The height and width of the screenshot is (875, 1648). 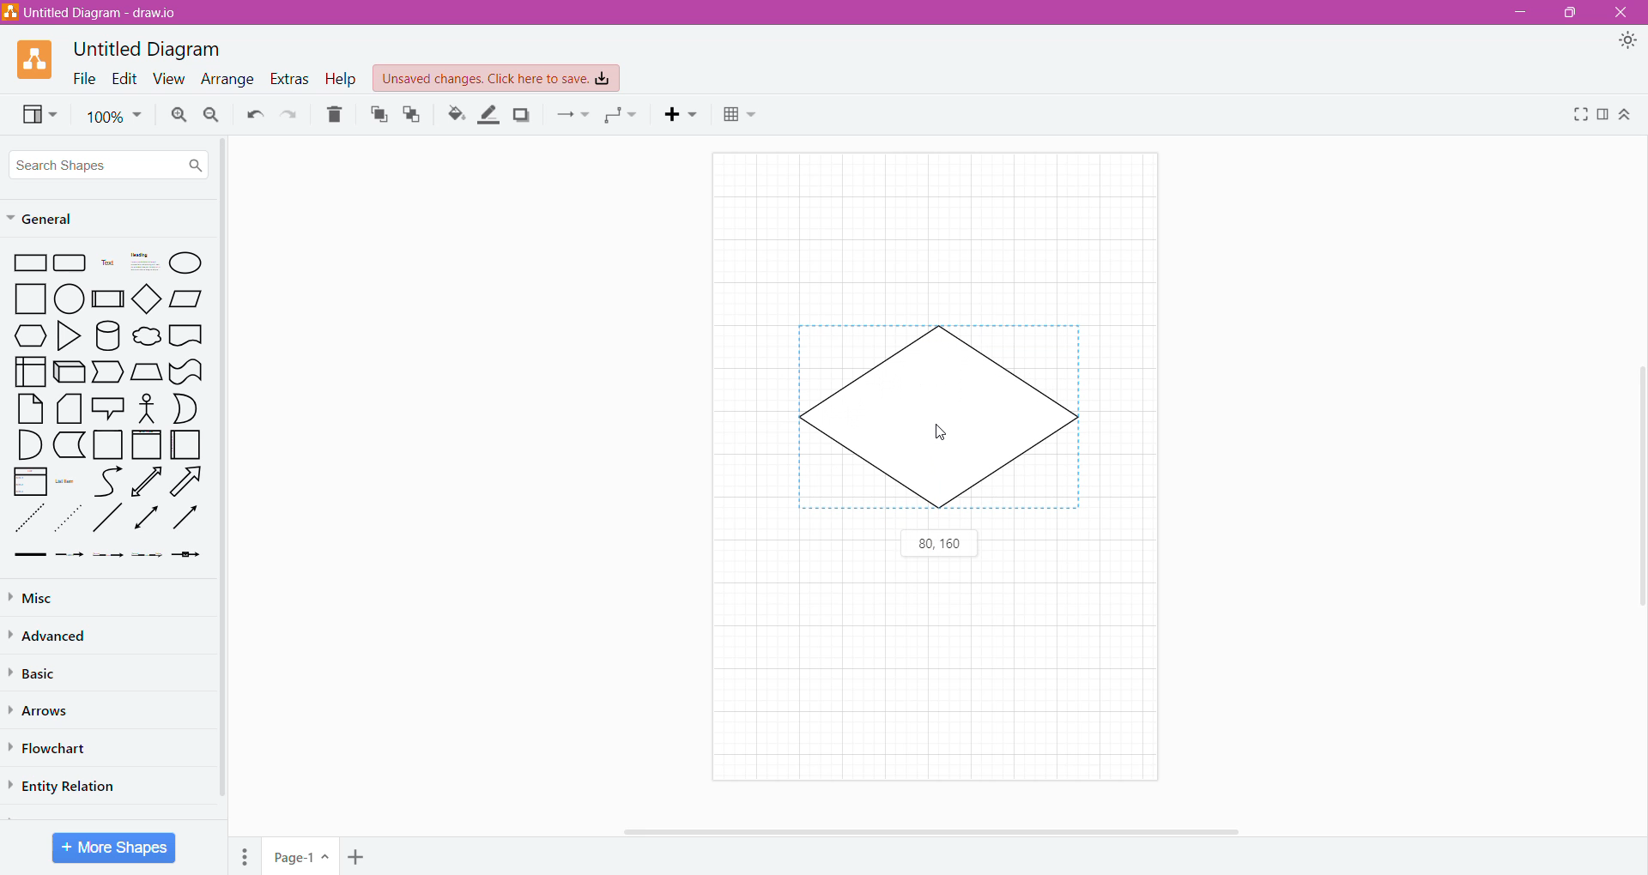 What do you see at coordinates (943, 436) in the screenshot?
I see `Cursor Position` at bounding box center [943, 436].